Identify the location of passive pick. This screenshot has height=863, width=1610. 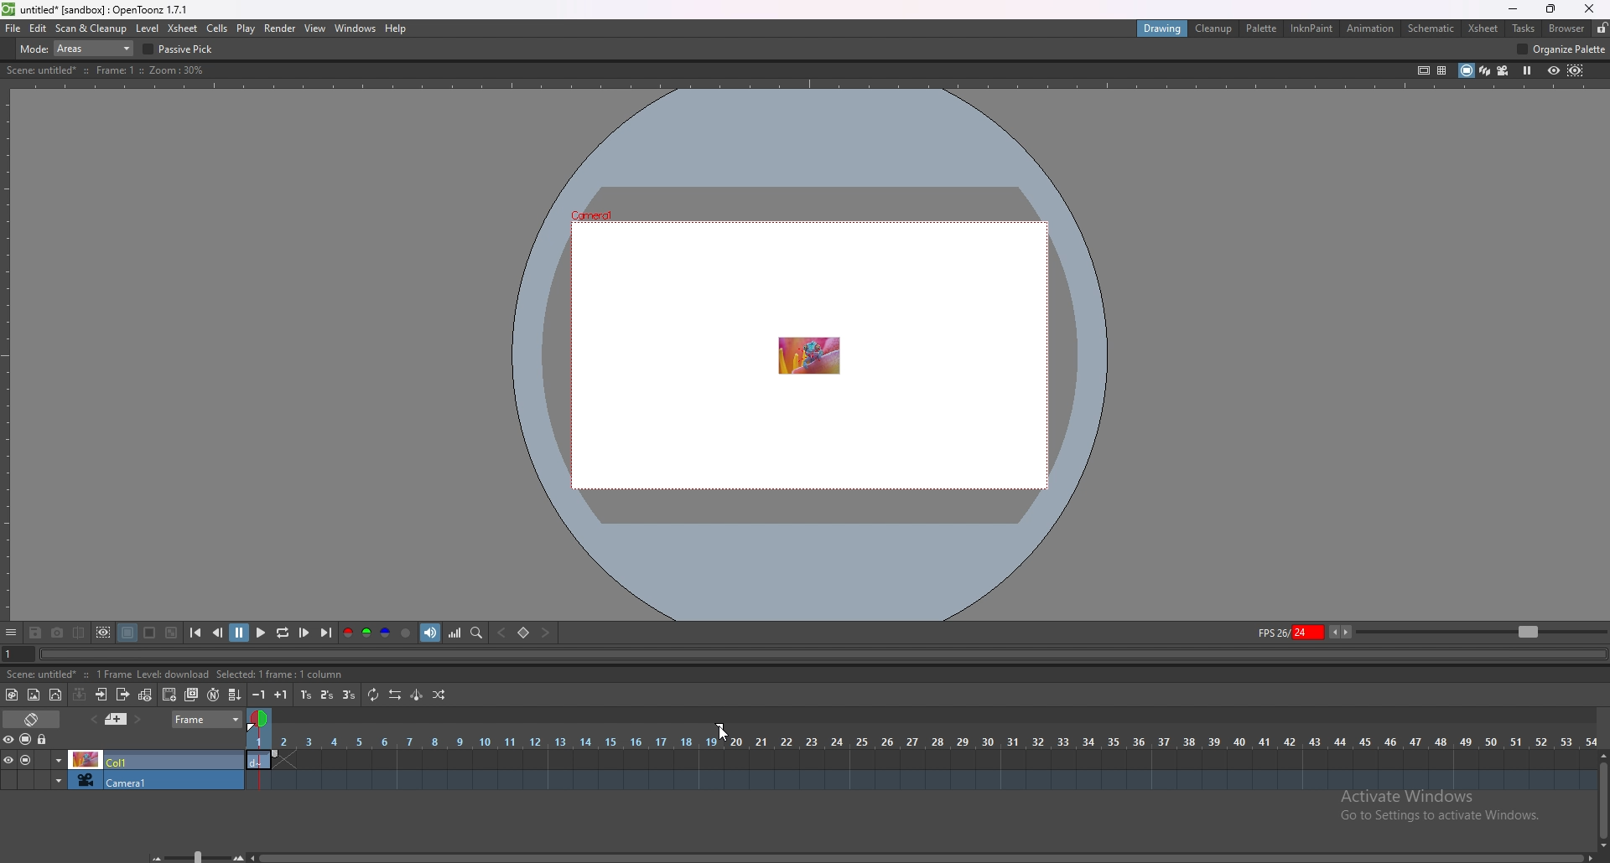
(181, 49).